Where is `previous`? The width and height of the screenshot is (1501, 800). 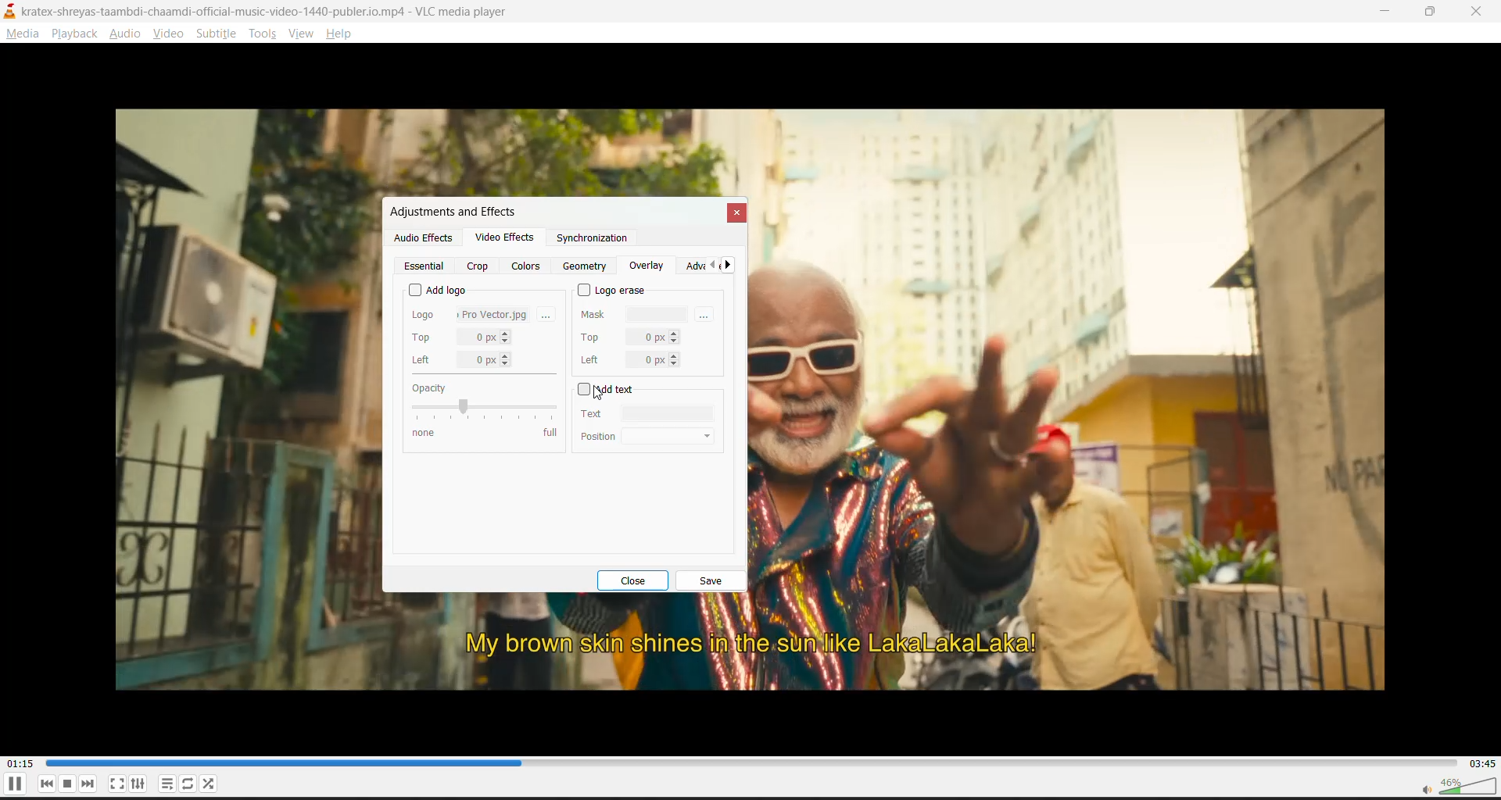
previous is located at coordinates (49, 784).